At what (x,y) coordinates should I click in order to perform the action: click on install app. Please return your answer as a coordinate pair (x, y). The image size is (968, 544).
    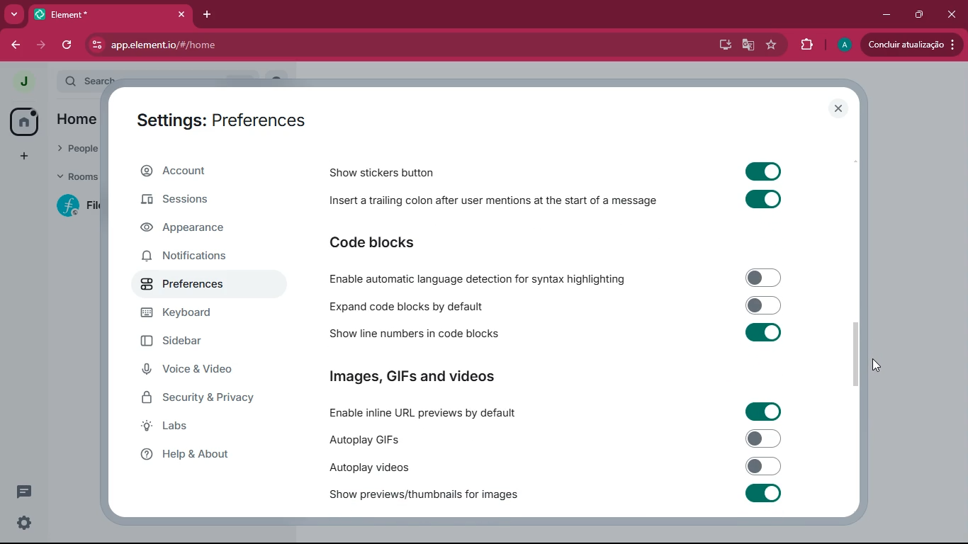
    Looking at the image, I should click on (720, 43).